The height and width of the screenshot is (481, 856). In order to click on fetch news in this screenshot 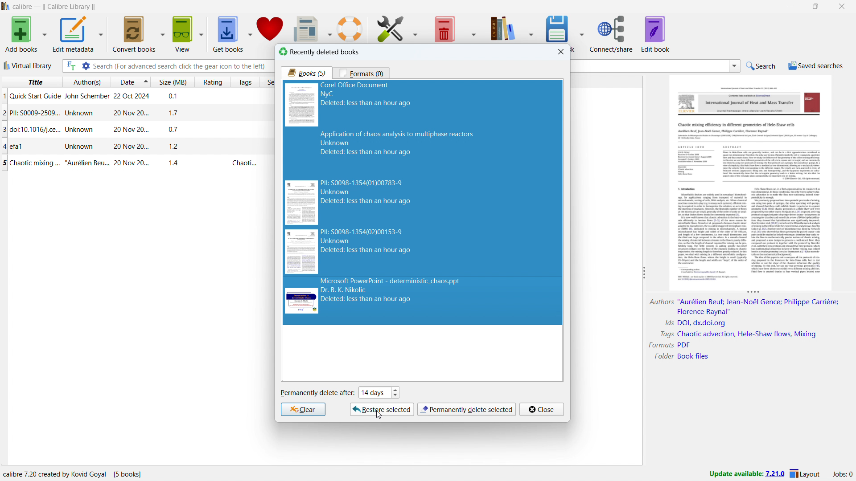, I will do `click(305, 28)`.